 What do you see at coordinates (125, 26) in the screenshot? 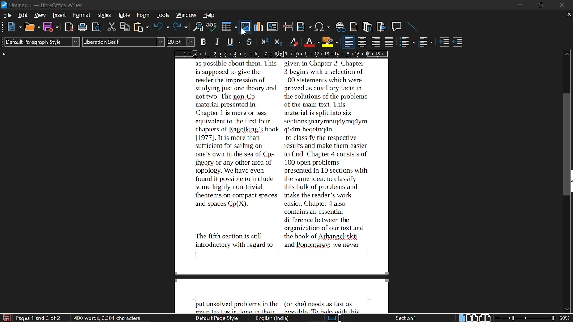
I see `copy` at bounding box center [125, 26].